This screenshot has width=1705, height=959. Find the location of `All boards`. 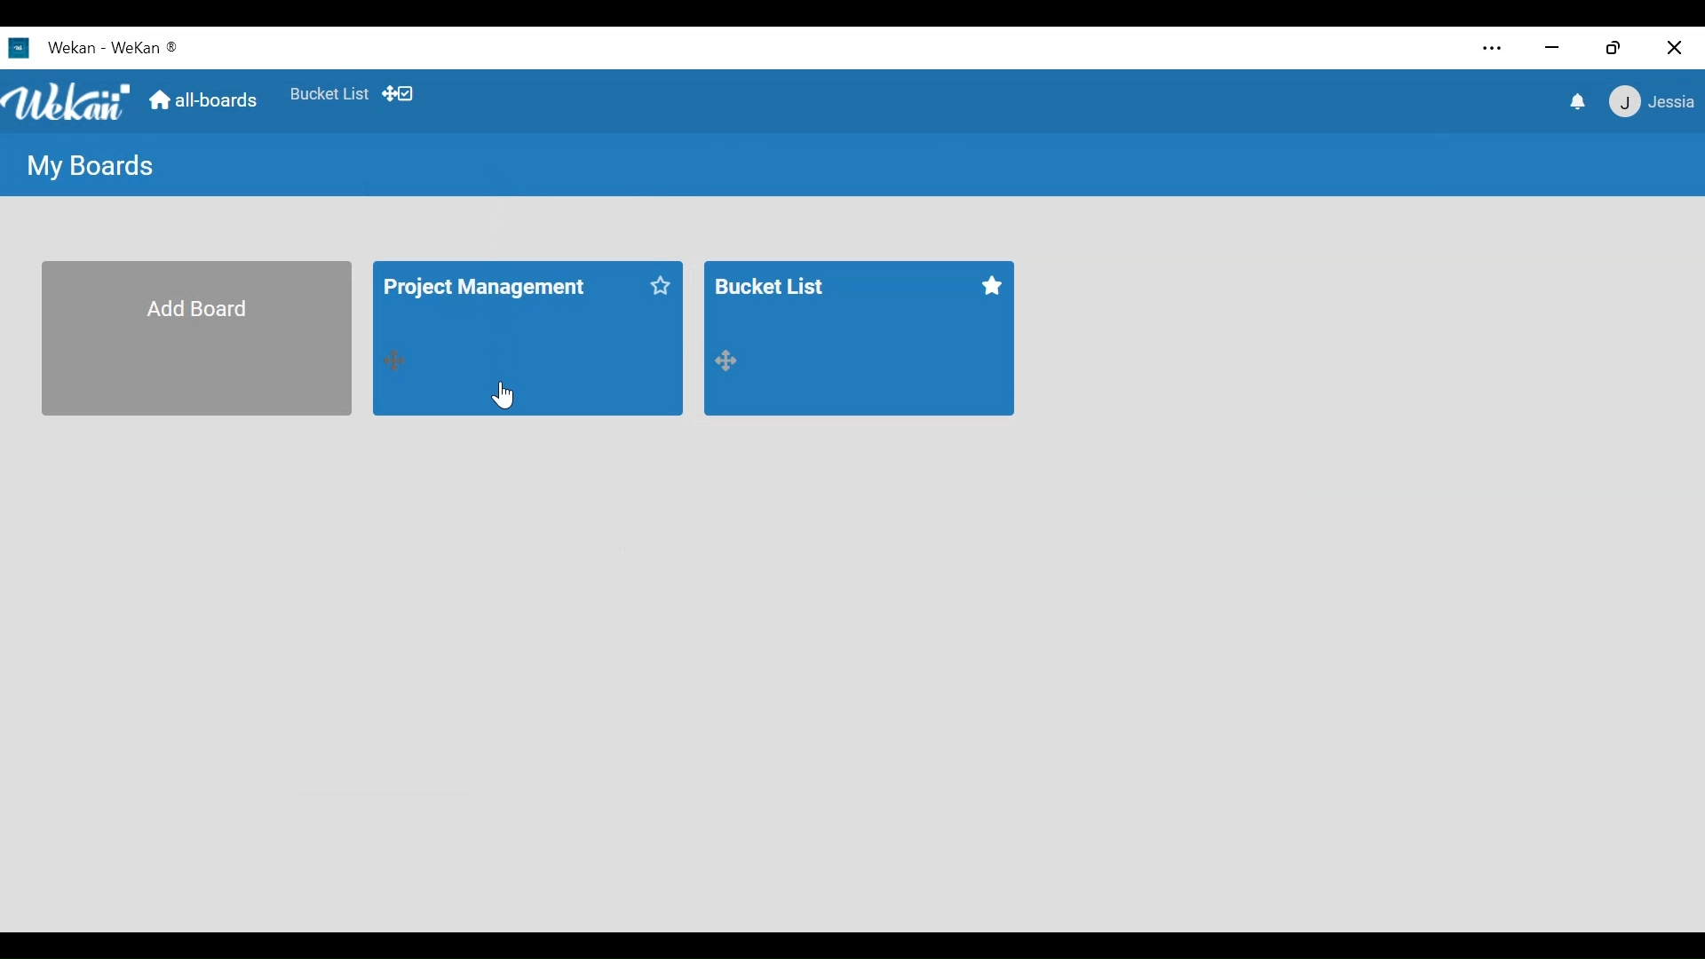

All boards is located at coordinates (207, 102).